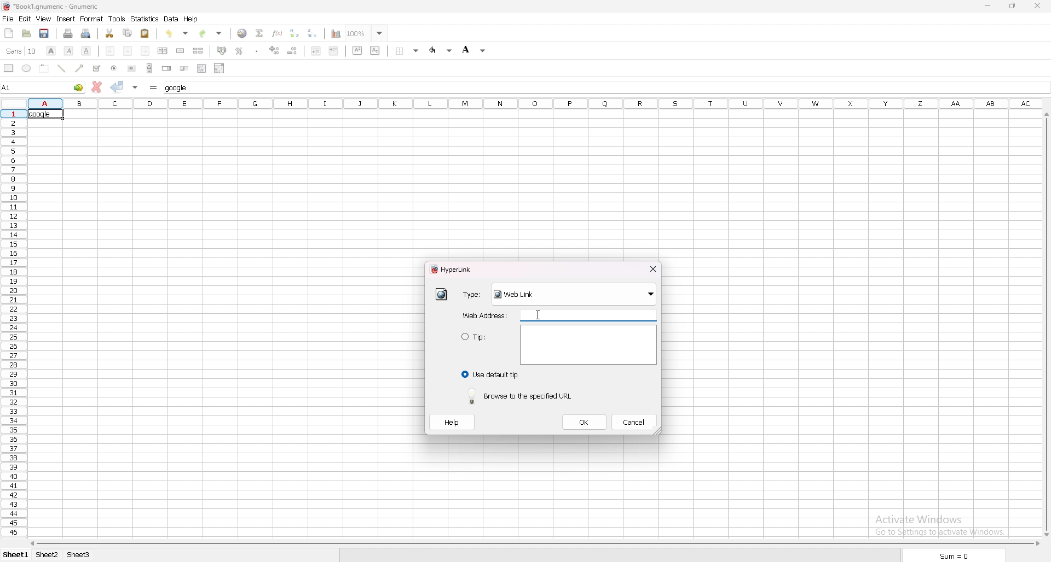  Describe the element at coordinates (166, 68) in the screenshot. I see `spin button` at that location.